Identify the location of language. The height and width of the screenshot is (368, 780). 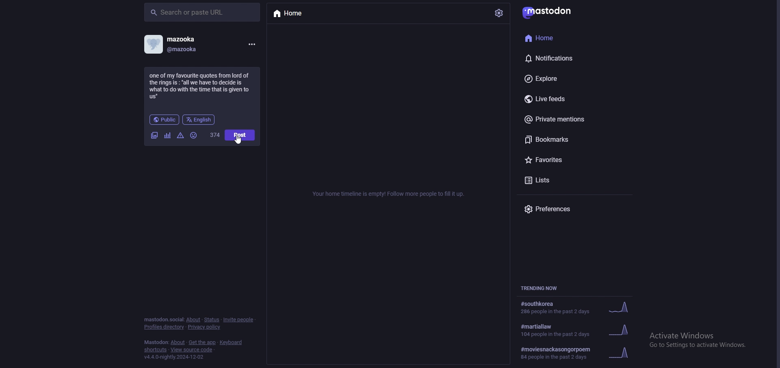
(199, 120).